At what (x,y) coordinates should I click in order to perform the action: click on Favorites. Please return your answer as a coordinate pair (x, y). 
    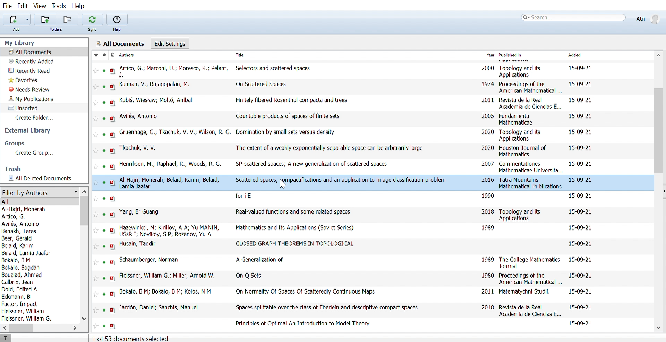
    Looking at the image, I should click on (29, 80).